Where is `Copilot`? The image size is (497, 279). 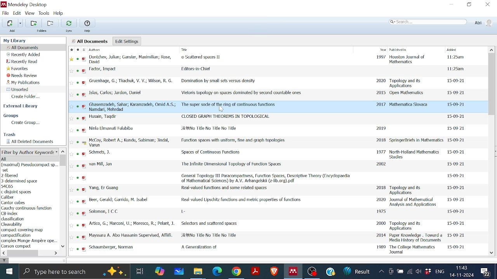
Copilot is located at coordinates (161, 271).